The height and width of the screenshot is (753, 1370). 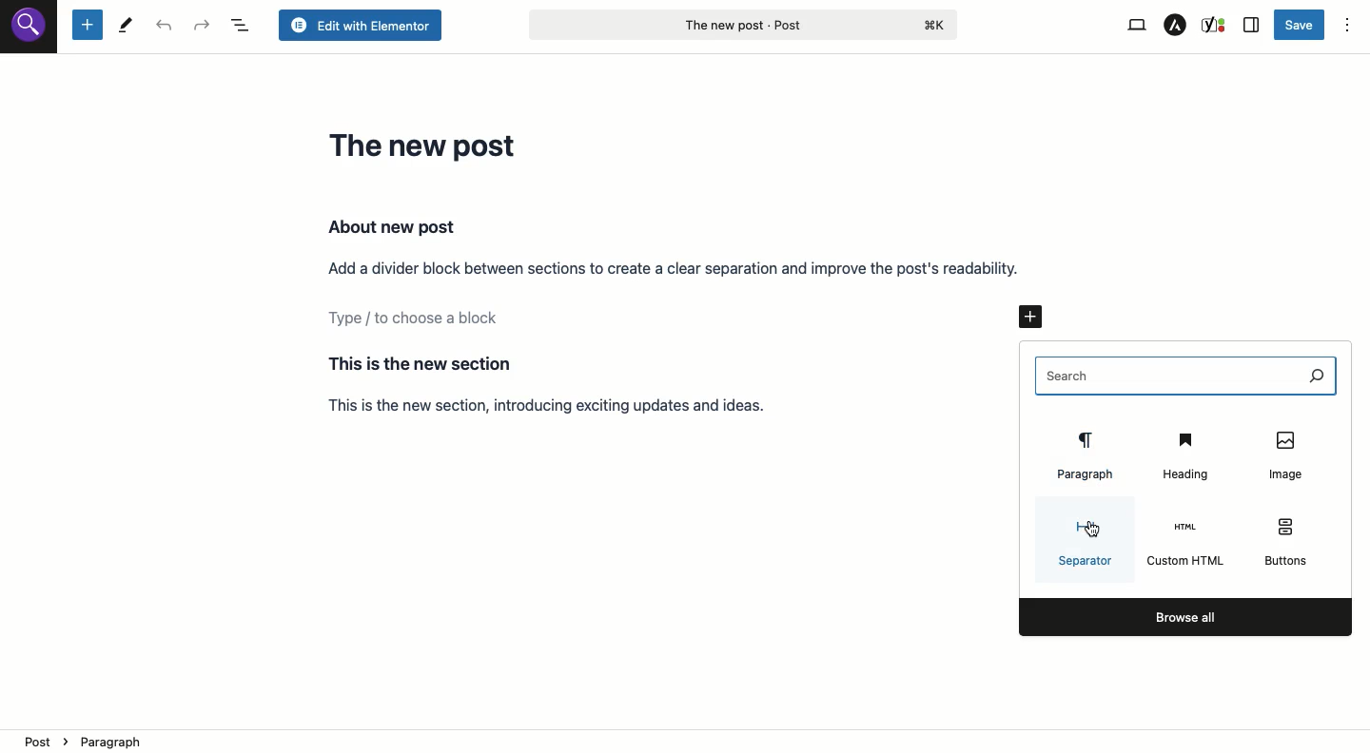 What do you see at coordinates (1186, 376) in the screenshot?
I see `Search` at bounding box center [1186, 376].